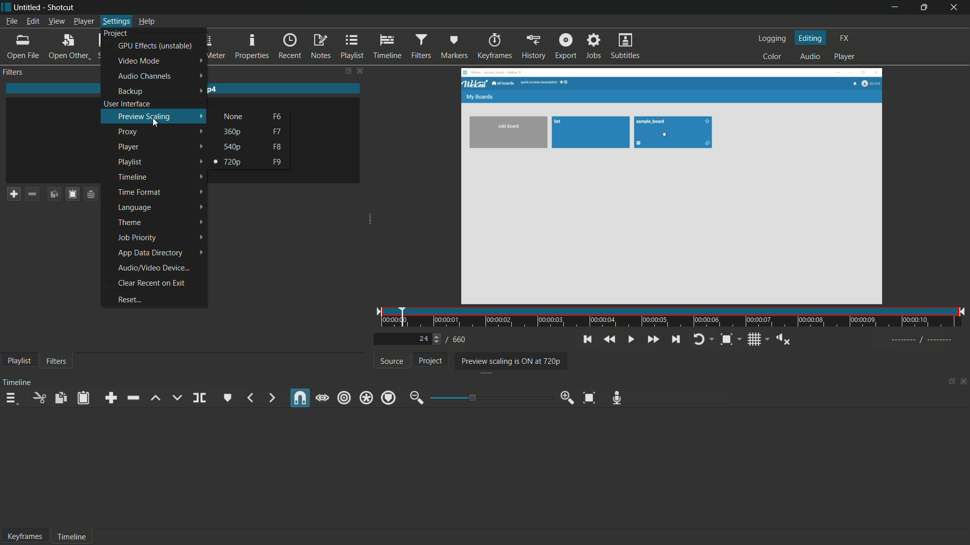 The width and height of the screenshot is (970, 545). Describe the element at coordinates (950, 383) in the screenshot. I see `change layout` at that location.